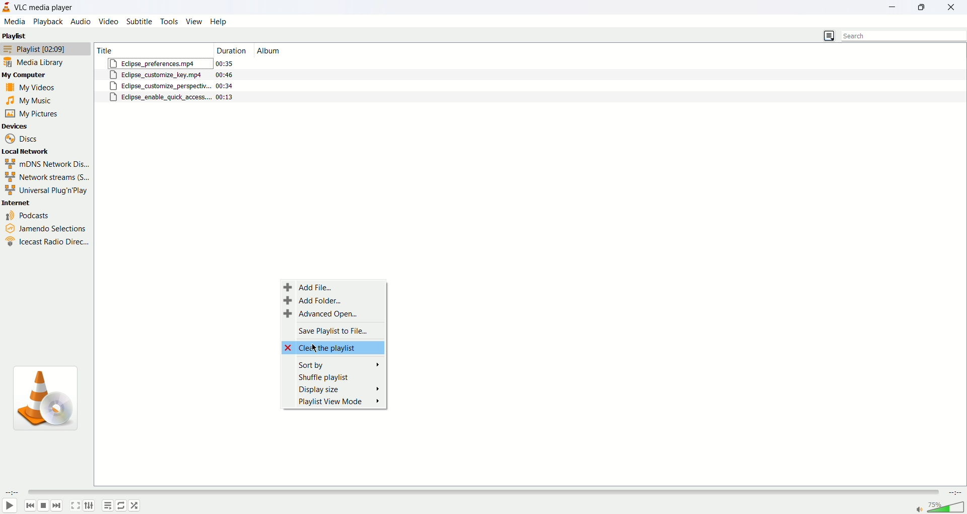  I want to click on seek bar, so click(482, 493).